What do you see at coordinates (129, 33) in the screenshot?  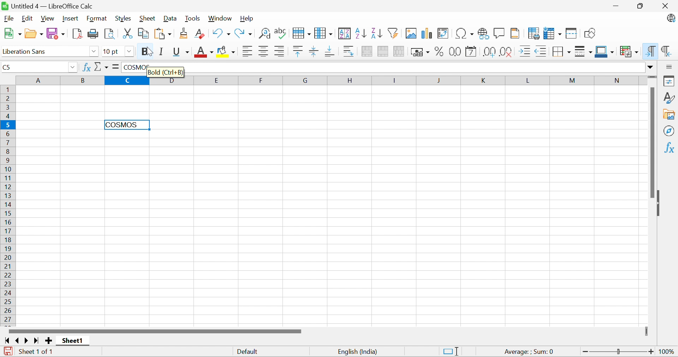 I see `Cut` at bounding box center [129, 33].